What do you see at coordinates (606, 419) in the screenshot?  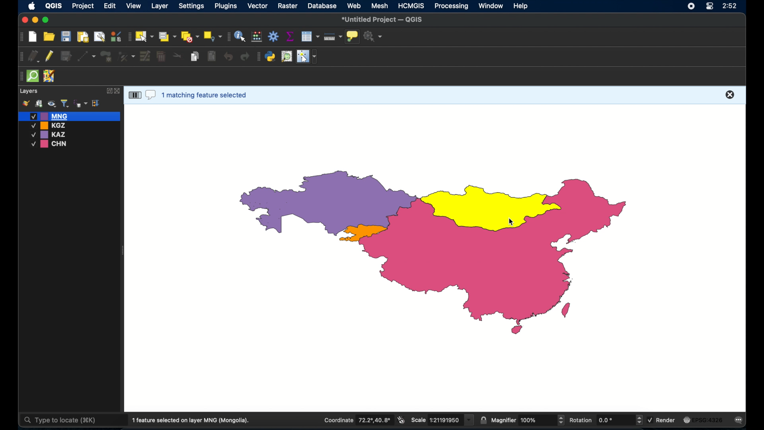 I see `rotation 0.0` at bounding box center [606, 419].